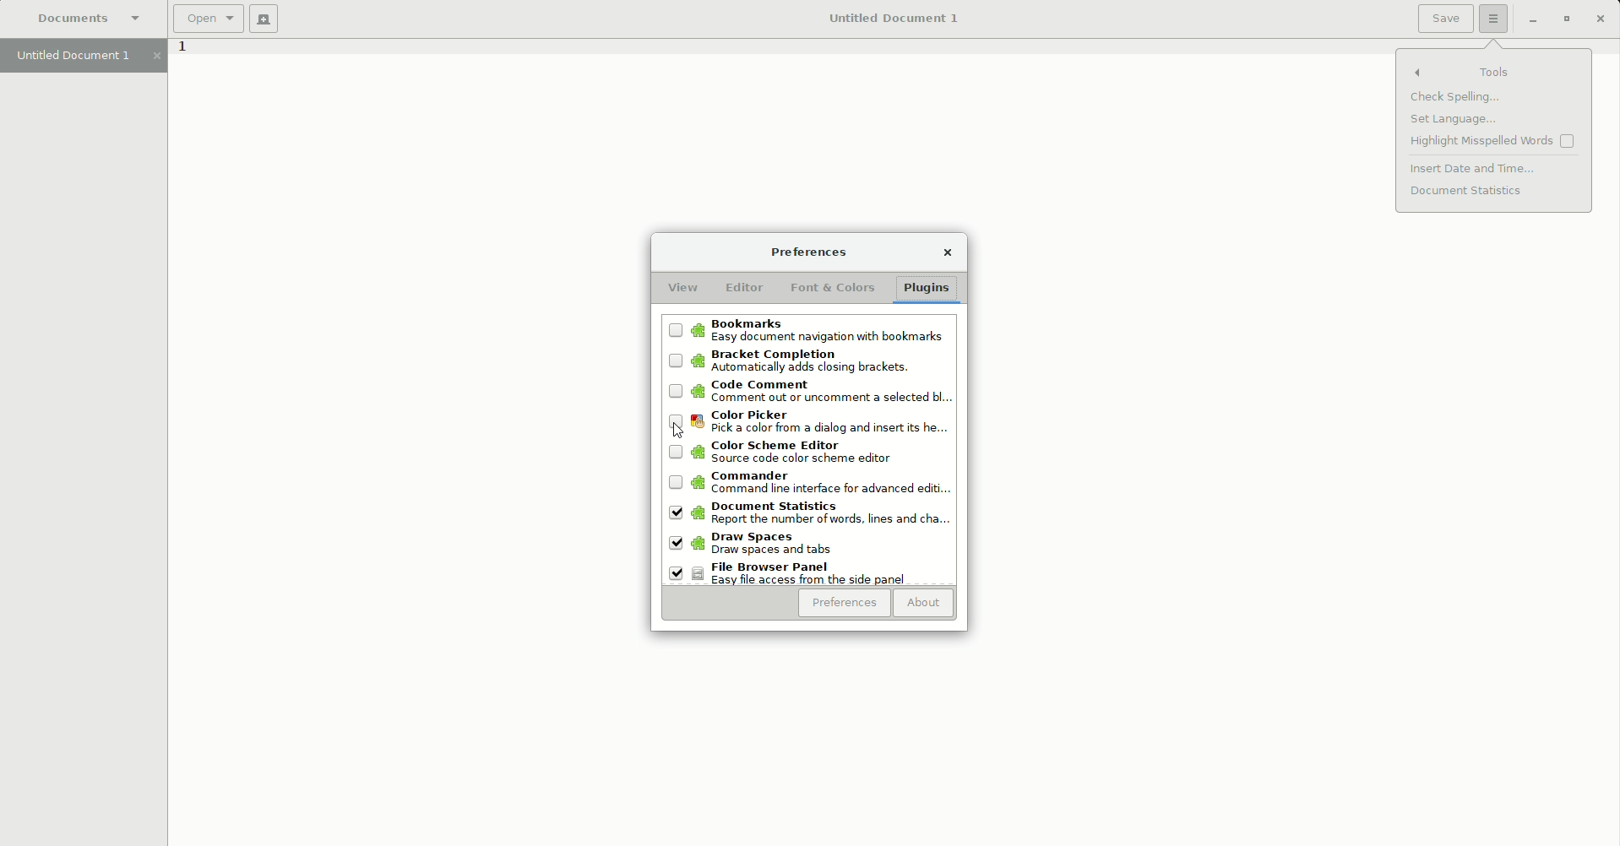 This screenshot has width=1620, height=846. What do you see at coordinates (844, 604) in the screenshot?
I see `Preferences` at bounding box center [844, 604].